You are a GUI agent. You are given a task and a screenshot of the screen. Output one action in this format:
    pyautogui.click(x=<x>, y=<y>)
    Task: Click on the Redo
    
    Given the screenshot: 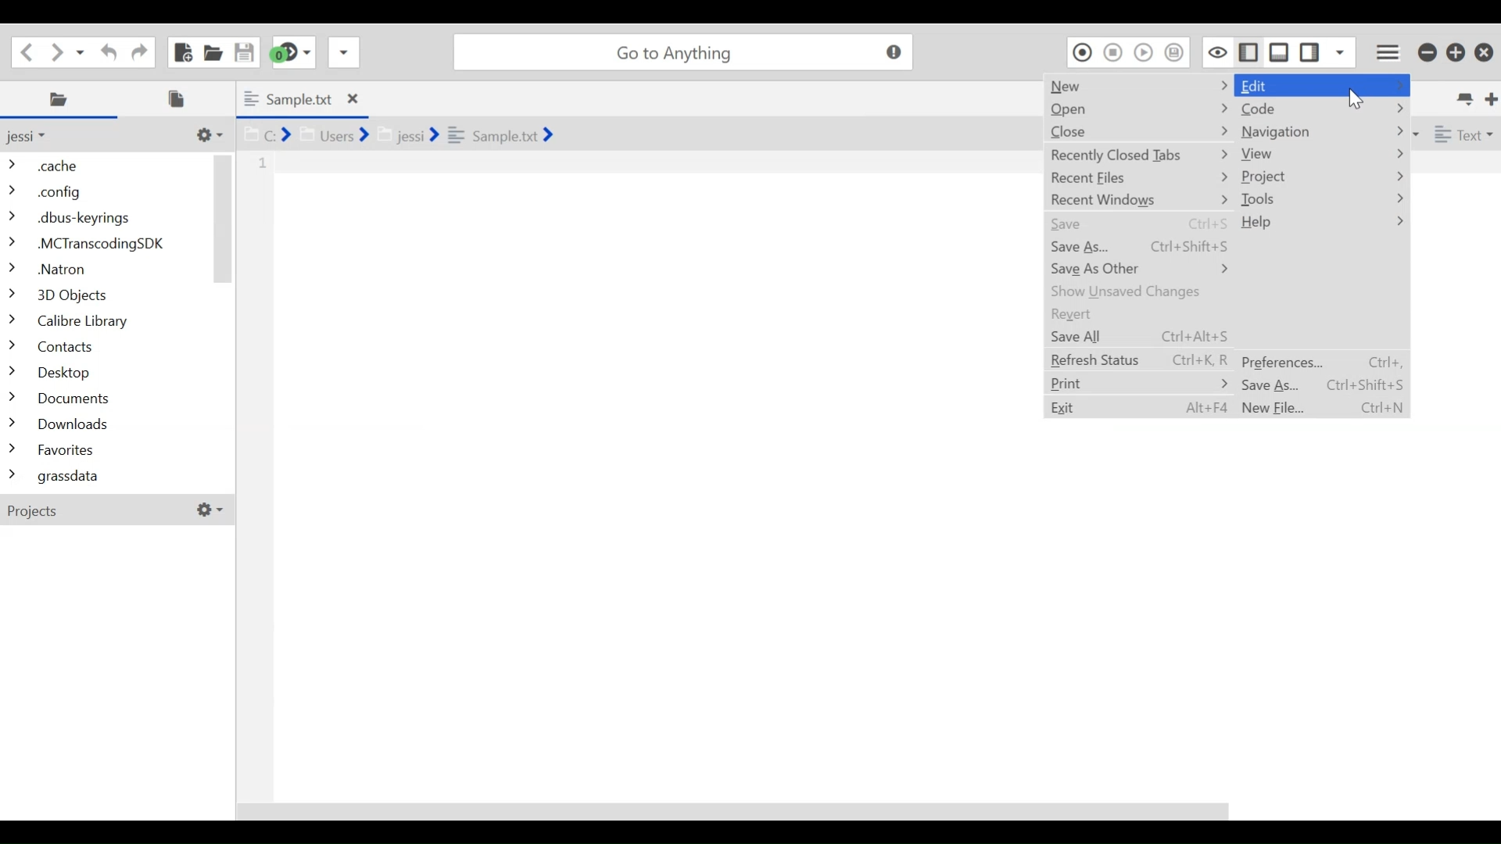 What is the action you would take?
    pyautogui.click(x=137, y=50)
    